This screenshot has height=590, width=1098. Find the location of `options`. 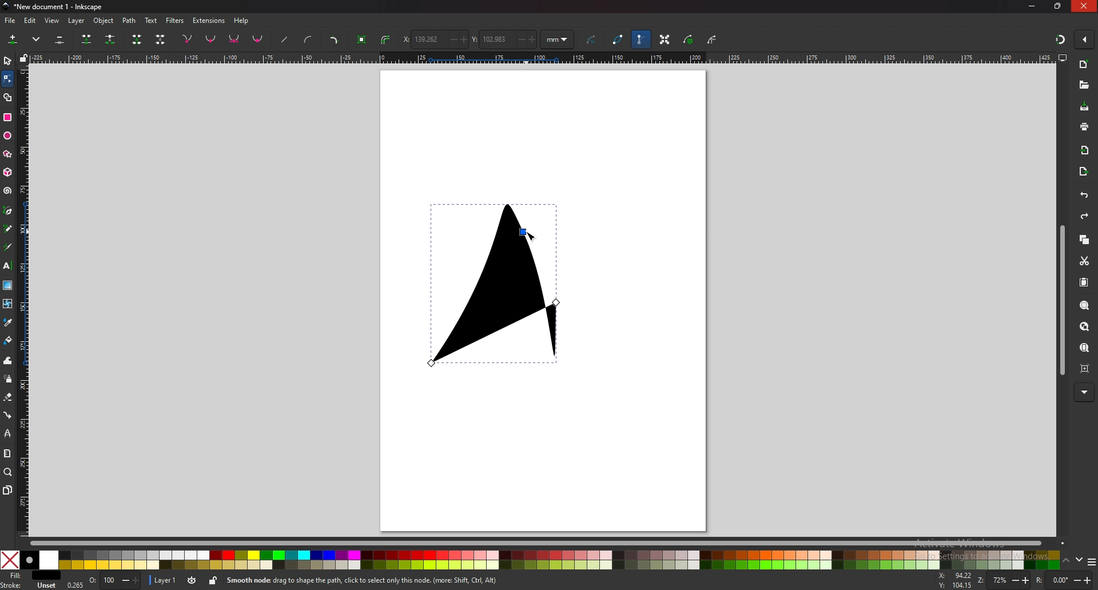

options is located at coordinates (1092, 561).